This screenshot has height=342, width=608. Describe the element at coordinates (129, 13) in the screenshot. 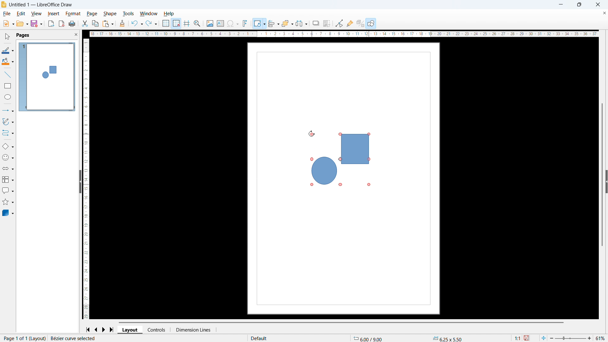

I see `Tools ` at that location.